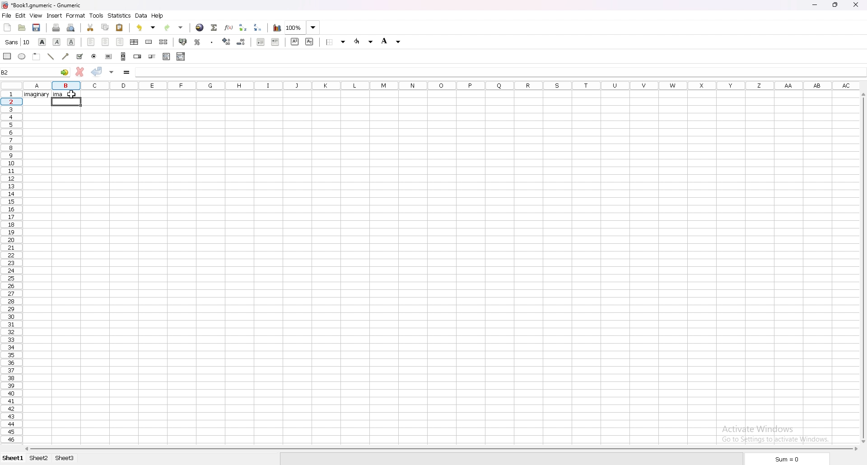 The height and width of the screenshot is (465, 867). What do you see at coordinates (363, 42) in the screenshot?
I see `foreground` at bounding box center [363, 42].